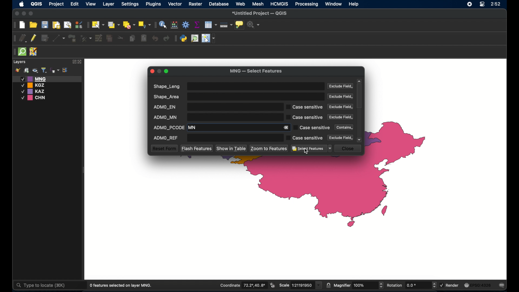  Describe the element at coordinates (269, 148) in the screenshot. I see `zoom to features` at that location.